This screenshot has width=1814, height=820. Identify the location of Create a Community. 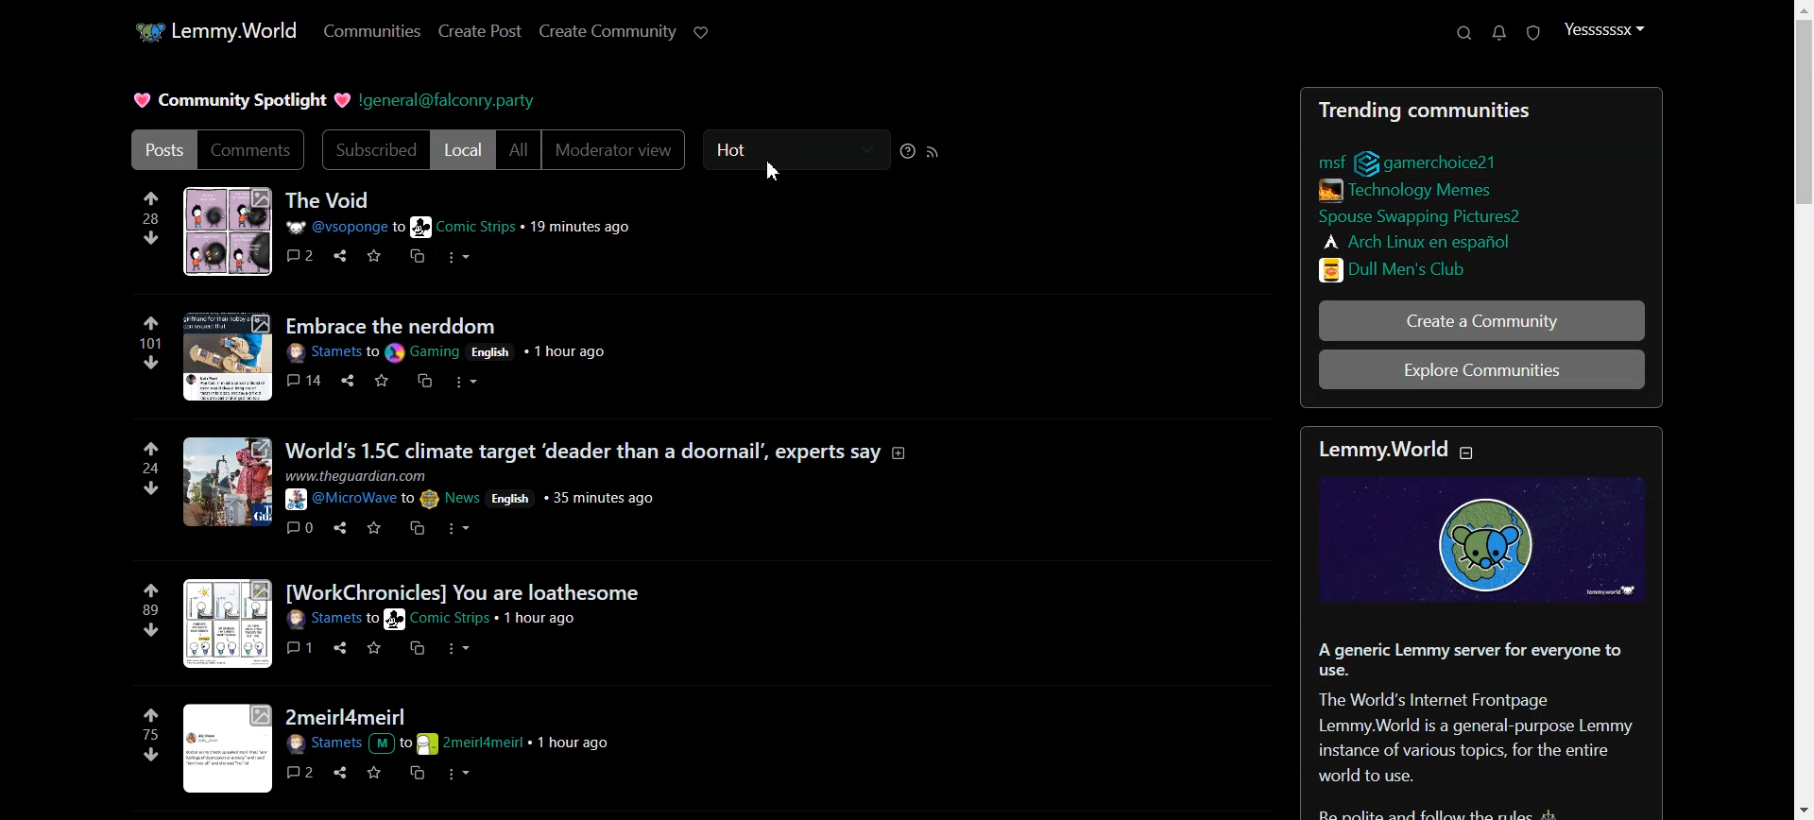
(1480, 323).